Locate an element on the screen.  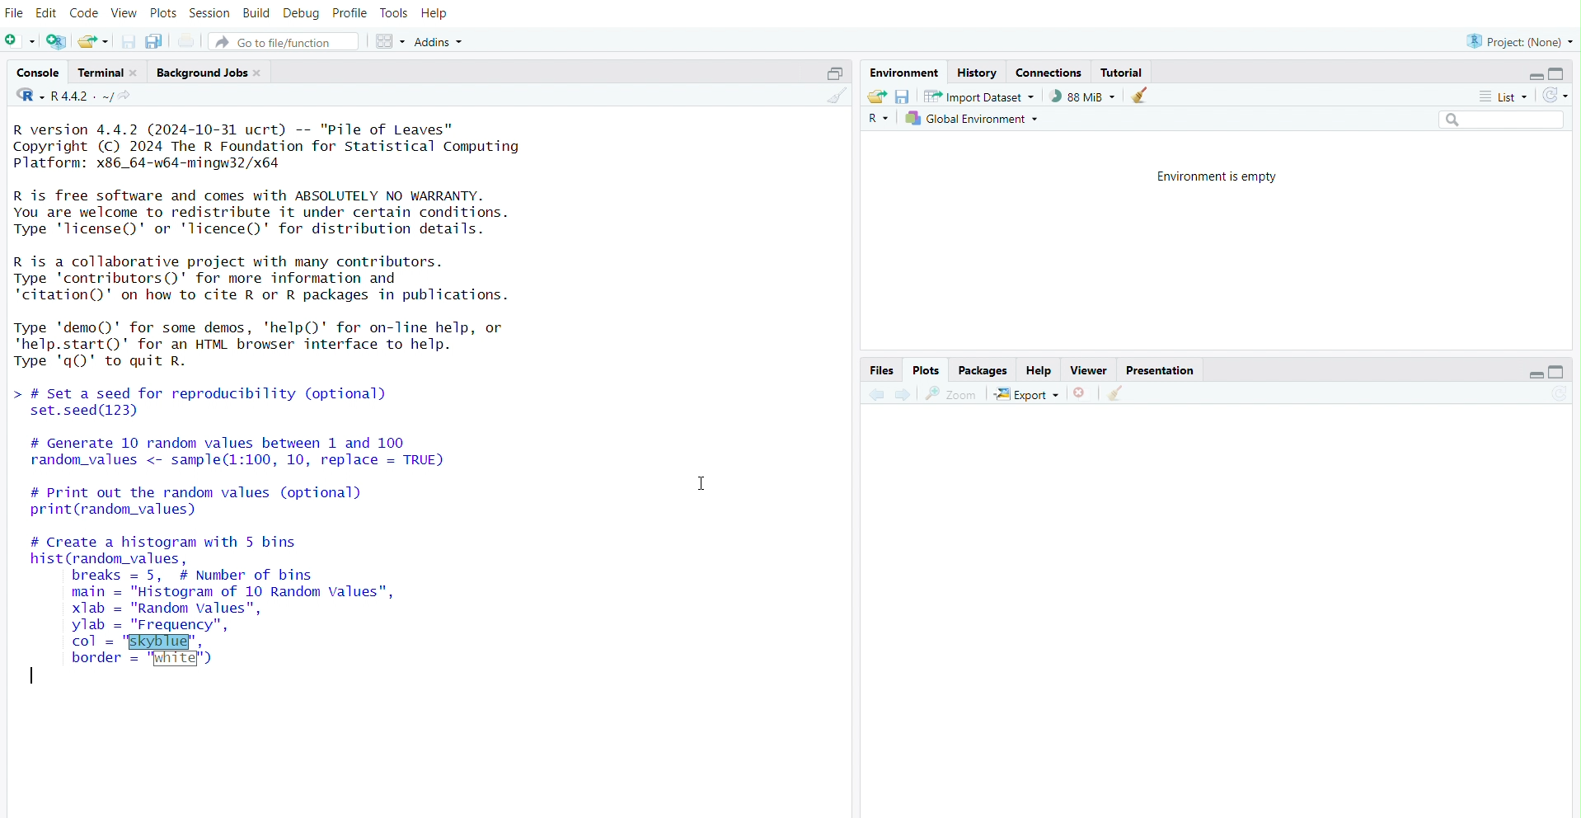
code is located at coordinates (86, 11).